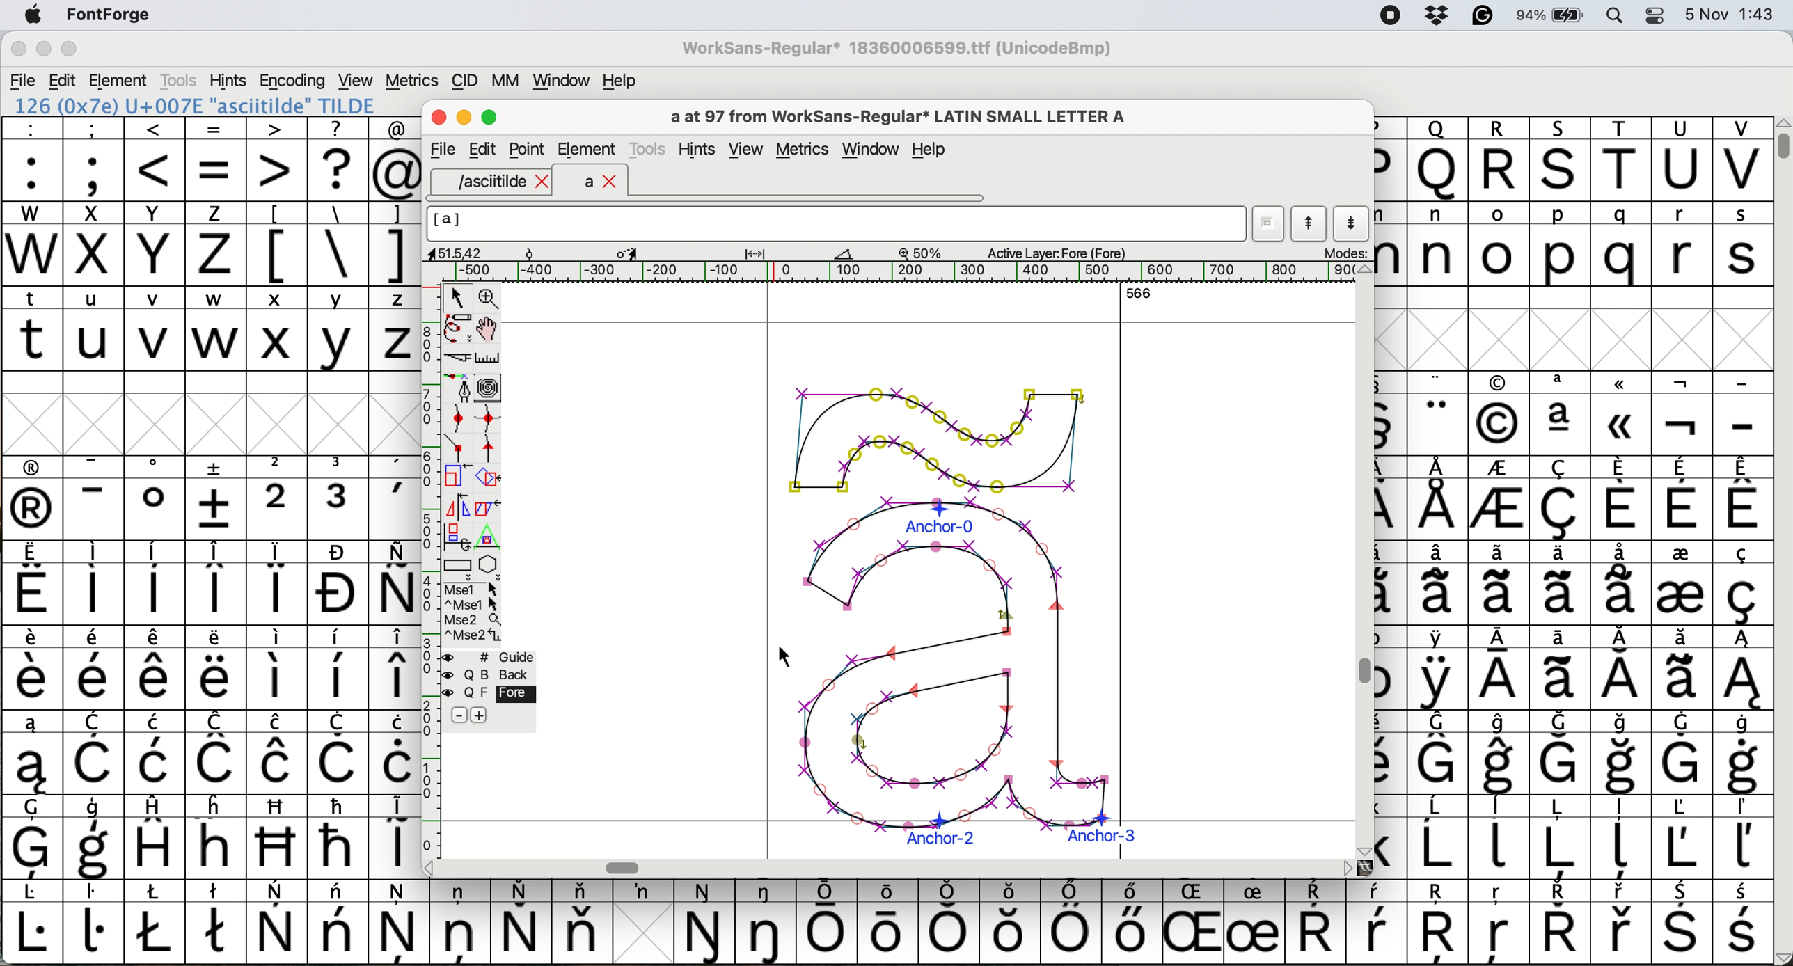 This screenshot has height=966, width=1793. Describe the element at coordinates (93, 583) in the screenshot. I see `symbol` at that location.